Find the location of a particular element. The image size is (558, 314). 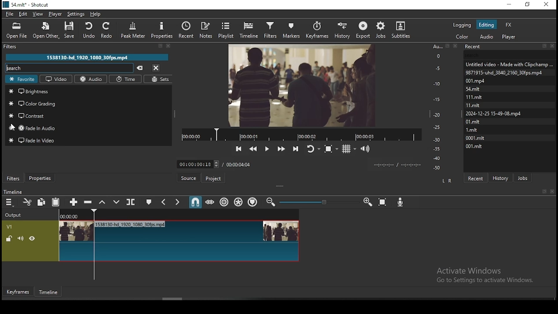

open other is located at coordinates (47, 31).